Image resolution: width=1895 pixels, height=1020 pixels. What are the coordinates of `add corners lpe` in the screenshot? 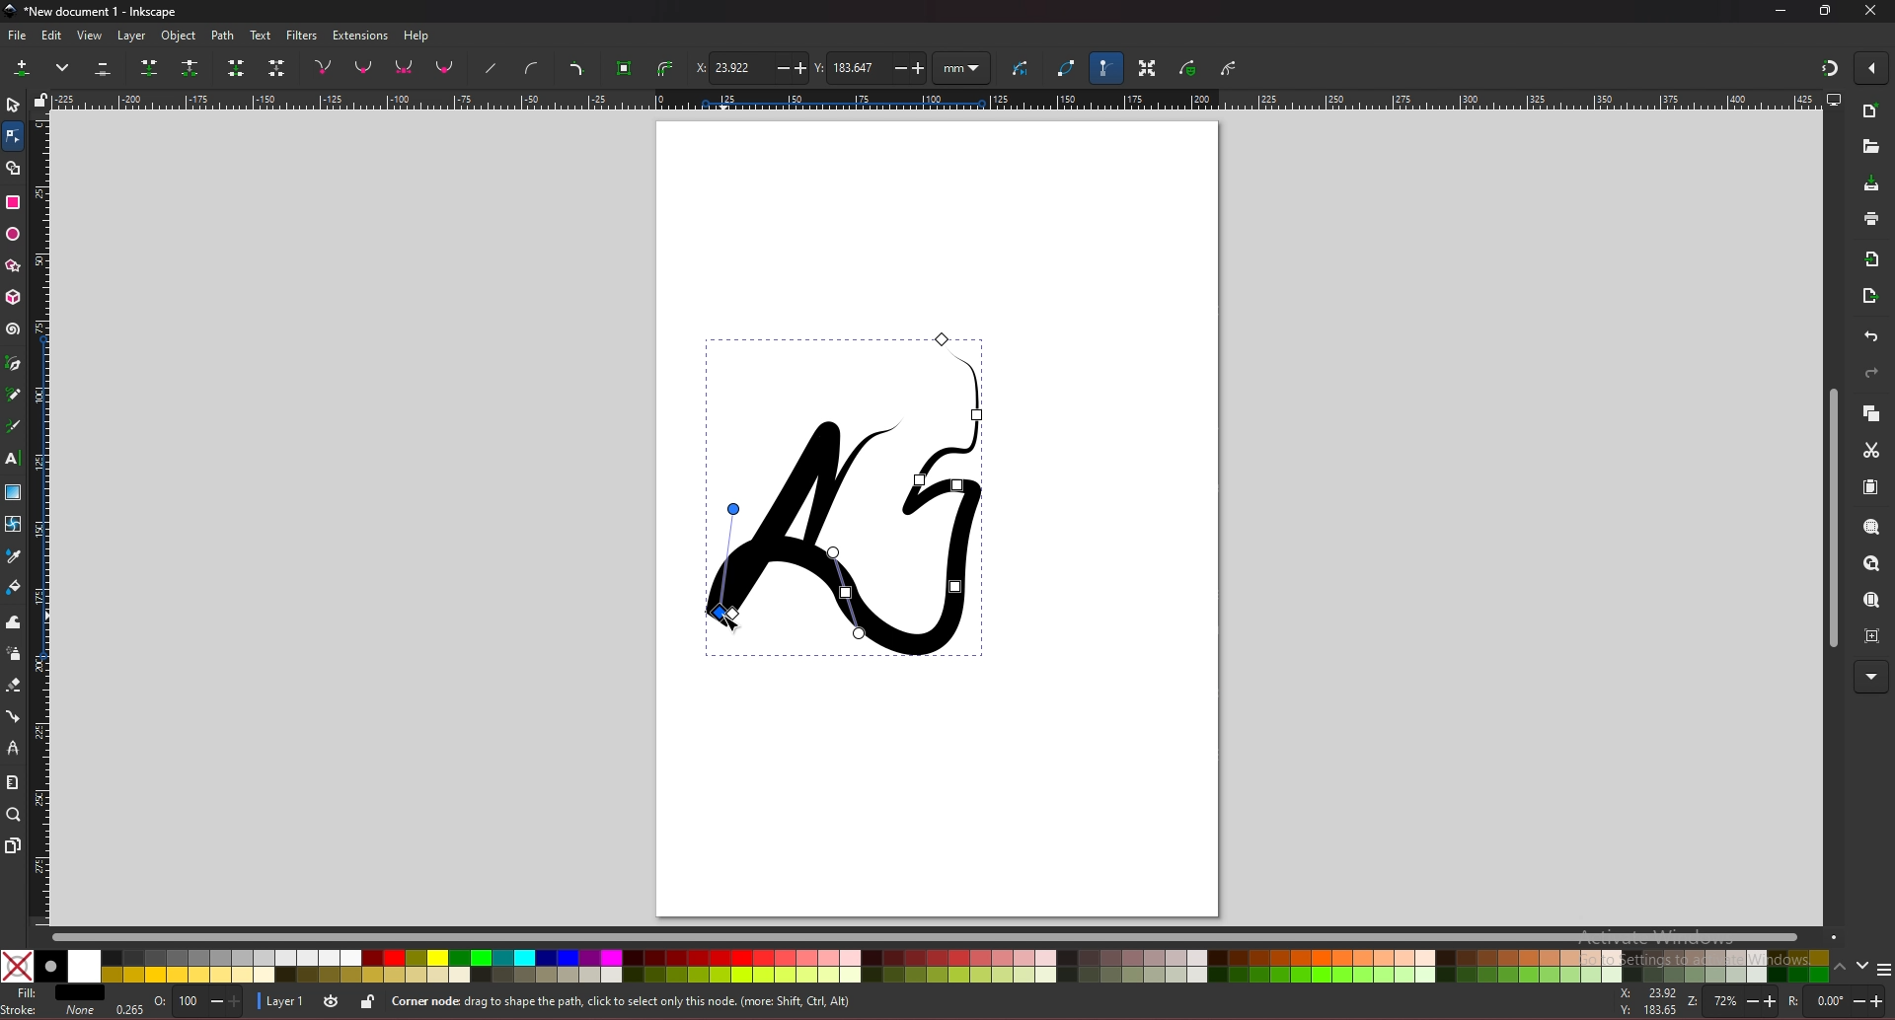 It's located at (576, 69).